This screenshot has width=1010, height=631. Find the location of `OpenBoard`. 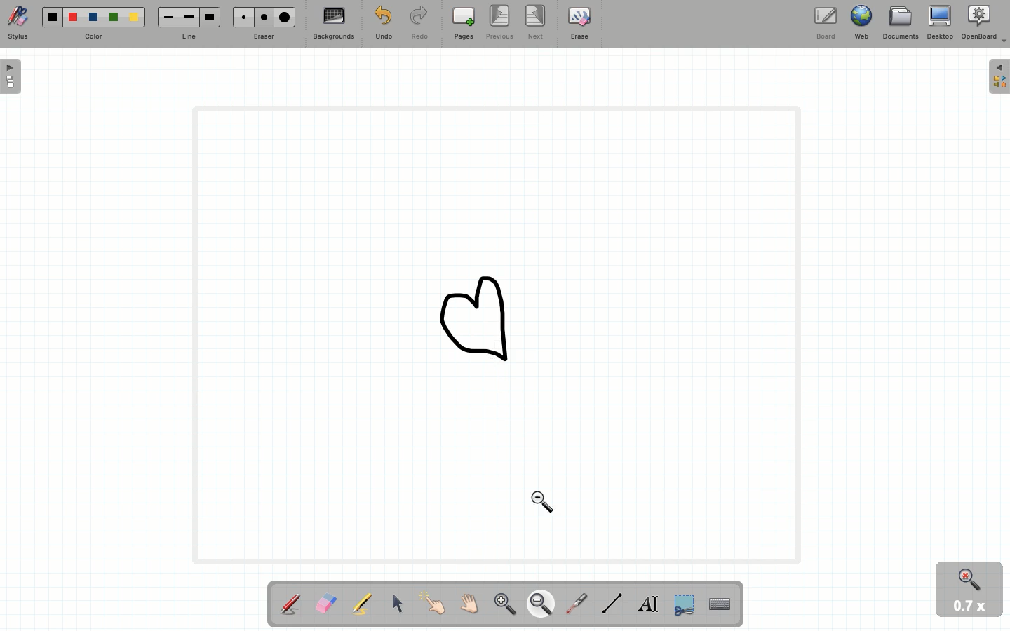

OpenBoard is located at coordinates (984, 25).